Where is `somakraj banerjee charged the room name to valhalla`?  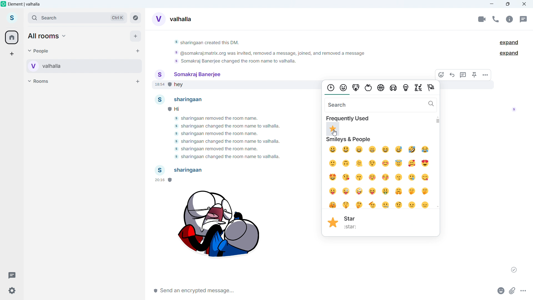 somakraj banerjee charged the room name to valhalla is located at coordinates (237, 62).